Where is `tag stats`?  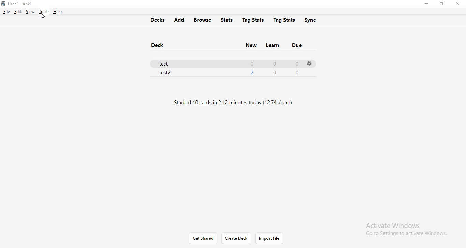
tag stats is located at coordinates (285, 20).